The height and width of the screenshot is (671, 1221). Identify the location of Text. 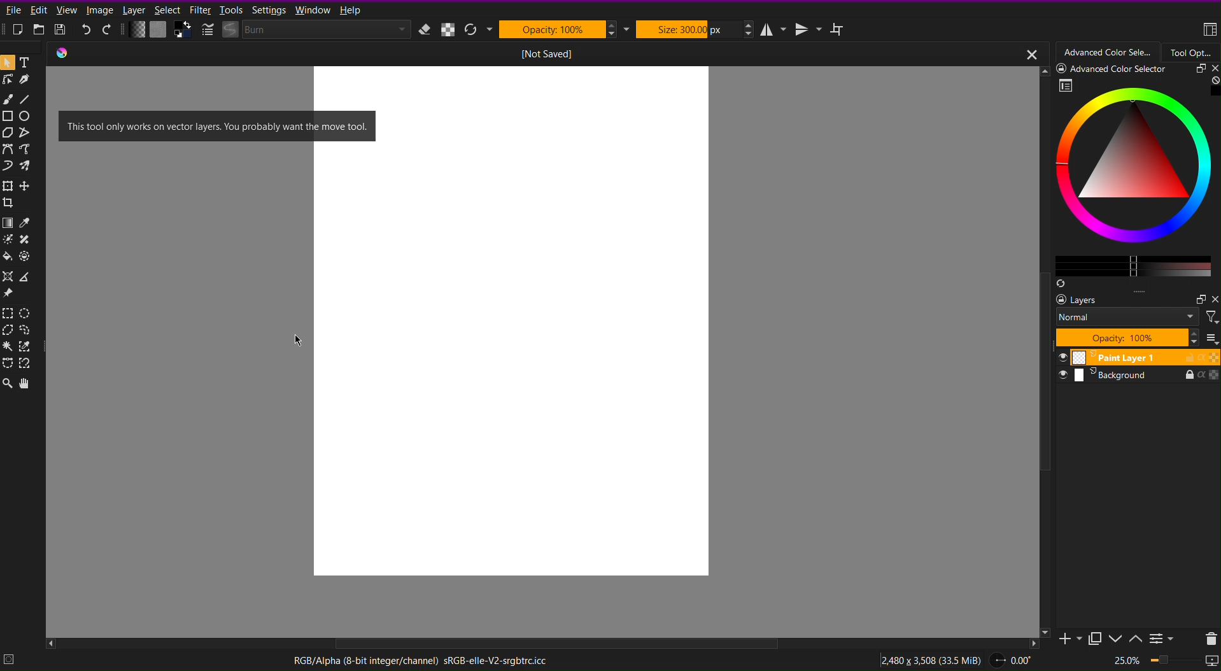
(27, 64).